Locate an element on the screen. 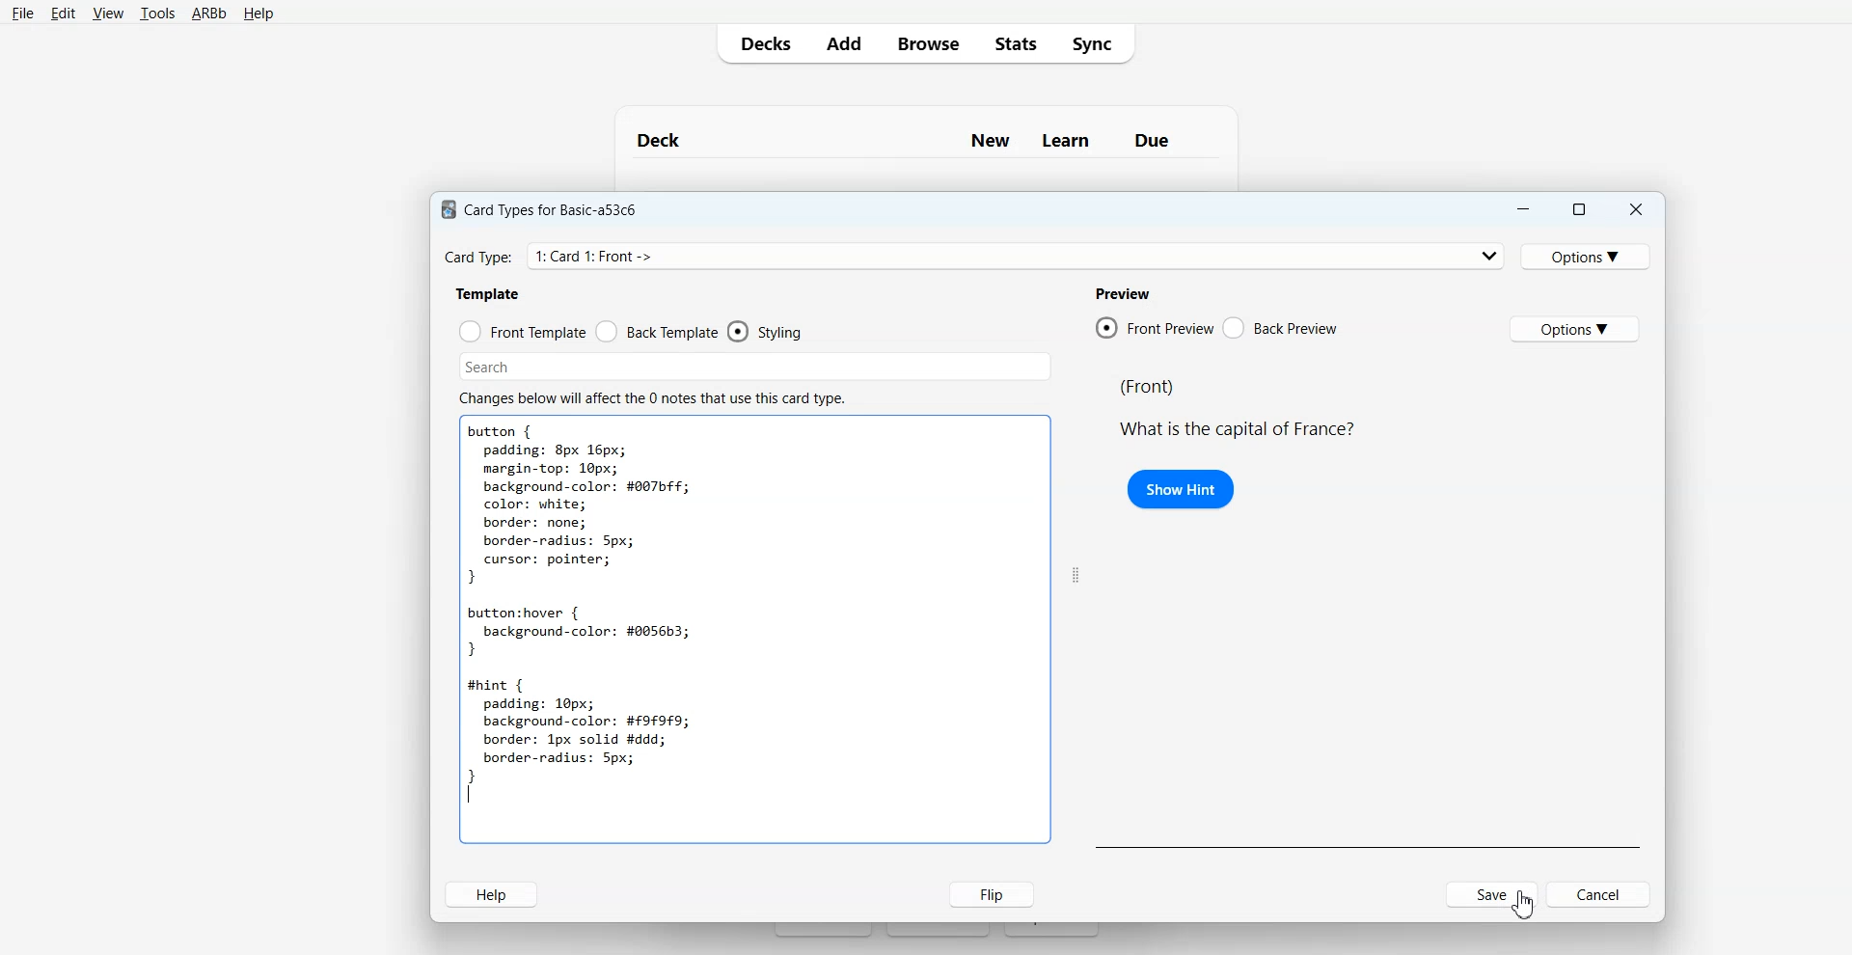 The width and height of the screenshot is (1852, 955). Cancel is located at coordinates (1601, 893).